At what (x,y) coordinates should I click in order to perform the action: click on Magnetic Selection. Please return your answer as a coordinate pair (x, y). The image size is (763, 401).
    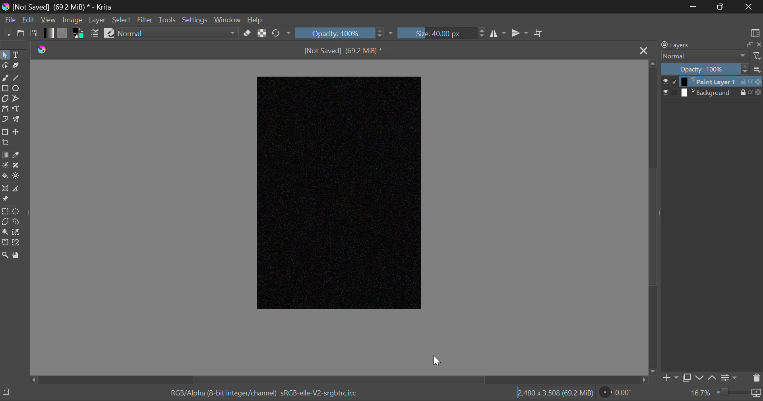
    Looking at the image, I should click on (18, 243).